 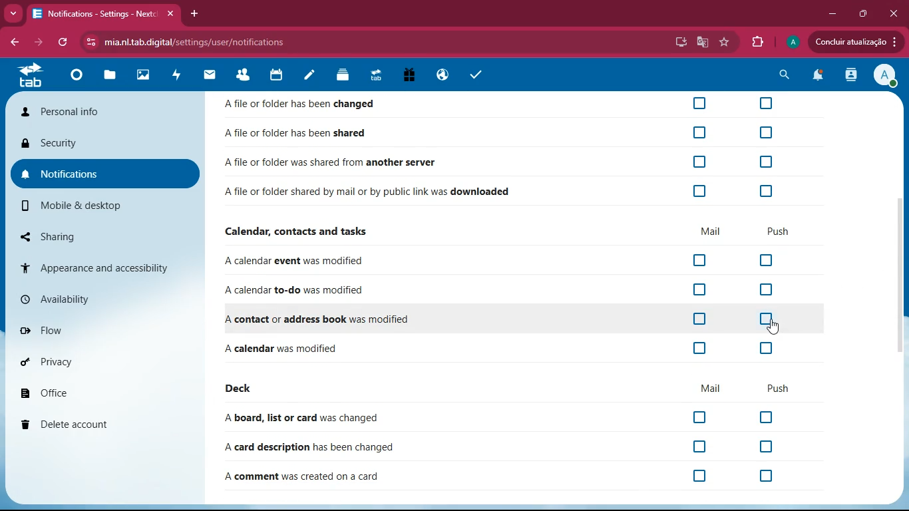 What do you see at coordinates (98, 298) in the screenshot?
I see `availability` at bounding box center [98, 298].